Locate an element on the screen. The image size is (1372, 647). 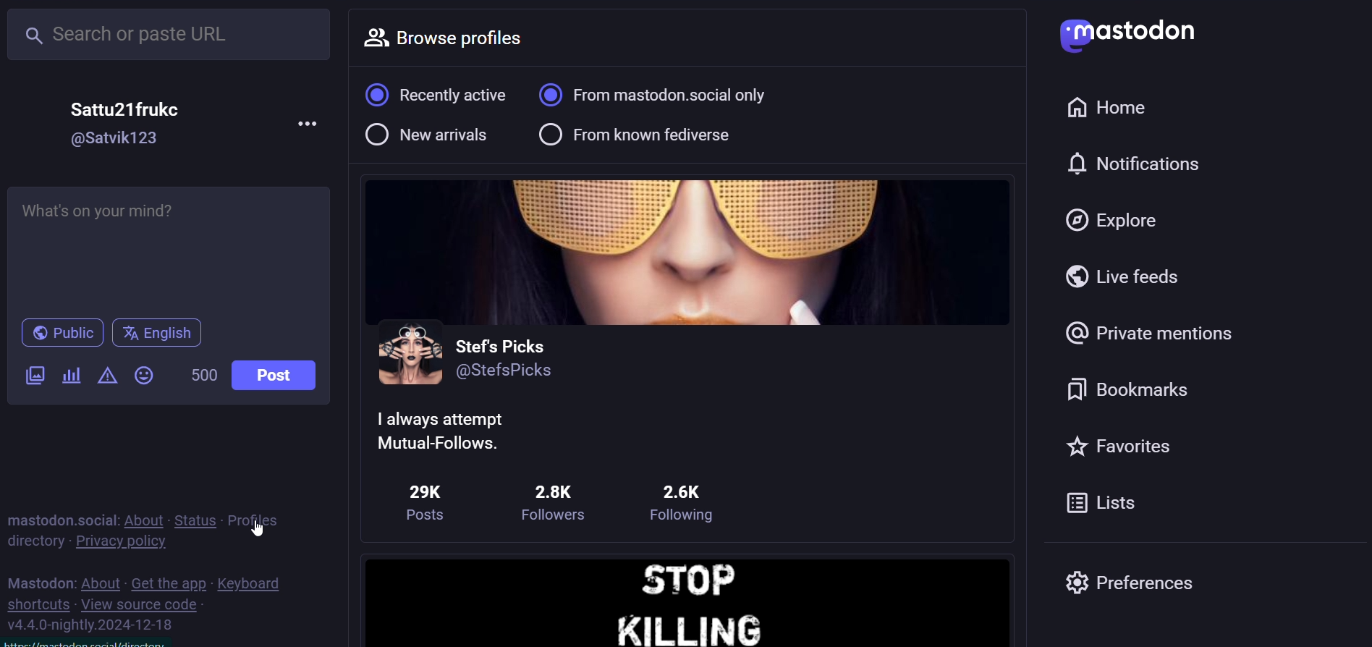
search is located at coordinates (171, 33).